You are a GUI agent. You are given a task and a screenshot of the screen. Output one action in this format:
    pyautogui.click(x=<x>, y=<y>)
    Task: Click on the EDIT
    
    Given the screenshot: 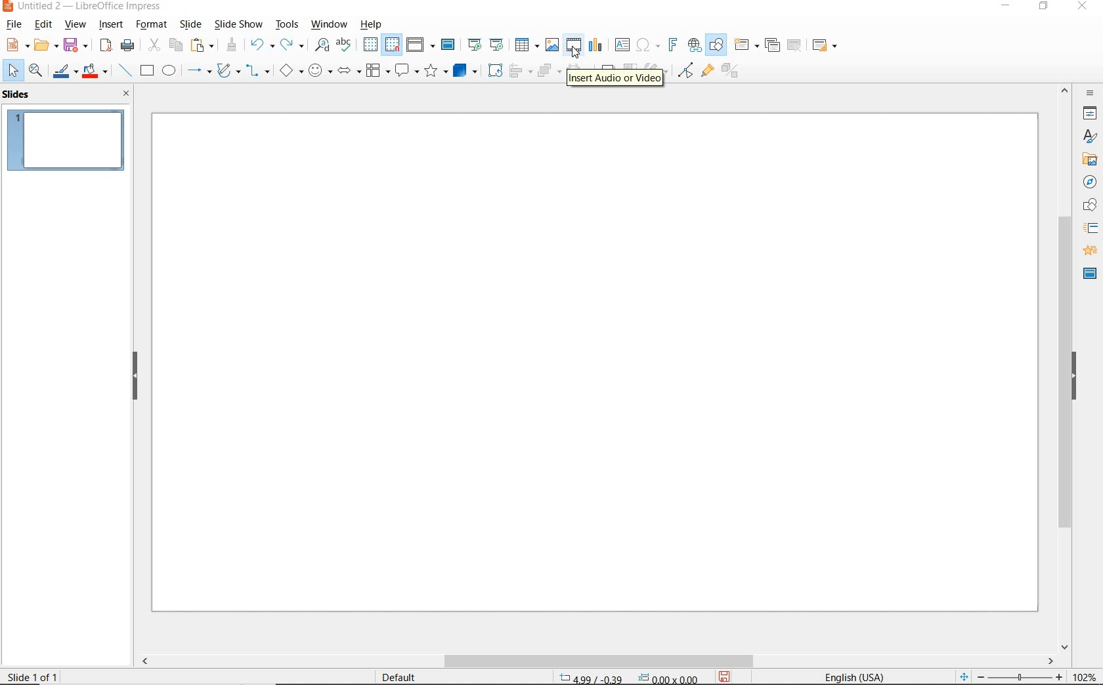 What is the action you would take?
    pyautogui.click(x=43, y=26)
    